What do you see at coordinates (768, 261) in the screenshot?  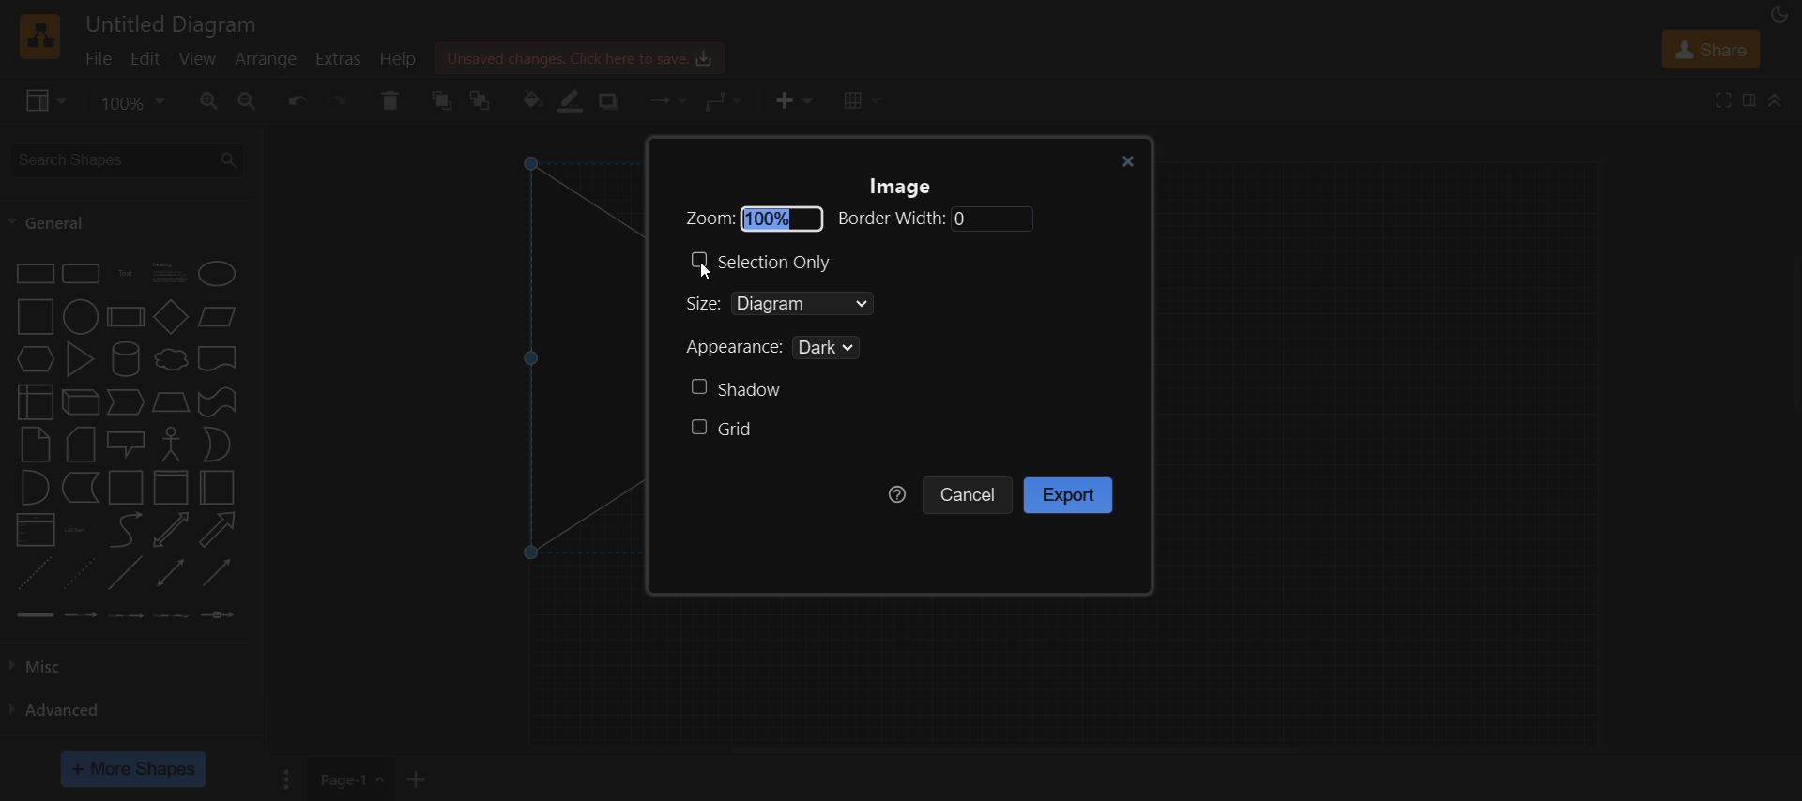 I see `selection only` at bounding box center [768, 261].